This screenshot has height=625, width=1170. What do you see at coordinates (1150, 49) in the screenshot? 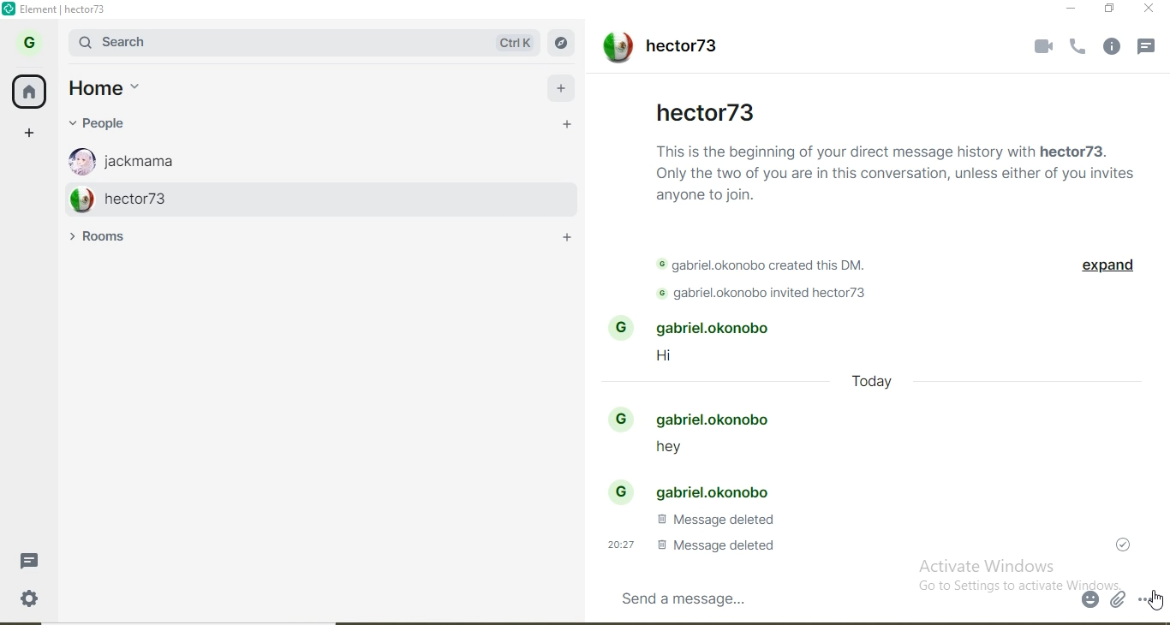
I see `notifications` at bounding box center [1150, 49].